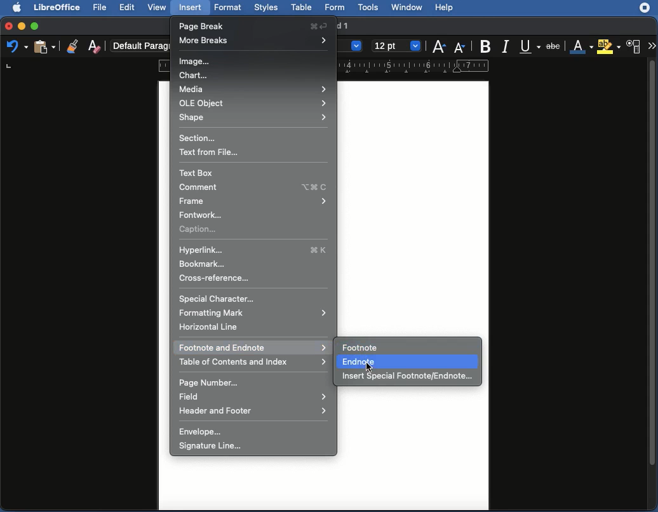  I want to click on drop down, so click(356, 47).